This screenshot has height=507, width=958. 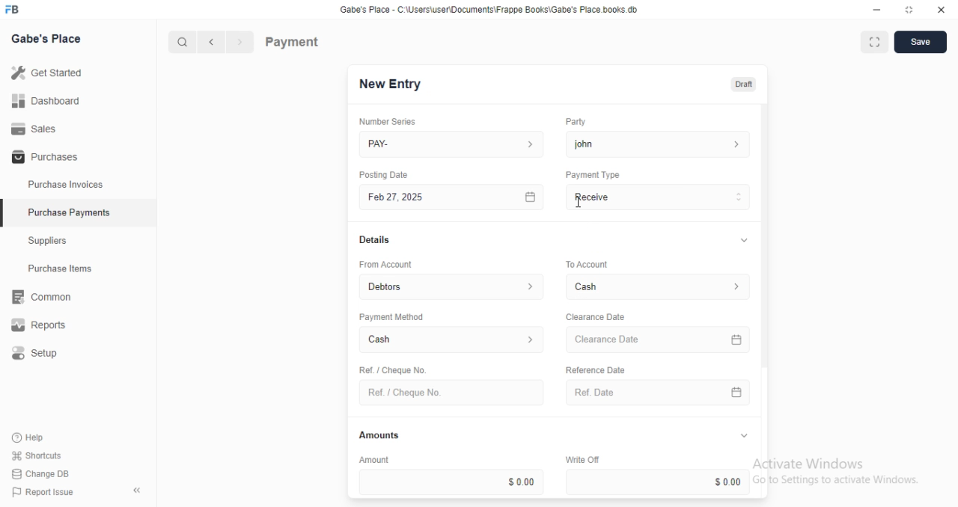 I want to click on $0.00, so click(x=451, y=482).